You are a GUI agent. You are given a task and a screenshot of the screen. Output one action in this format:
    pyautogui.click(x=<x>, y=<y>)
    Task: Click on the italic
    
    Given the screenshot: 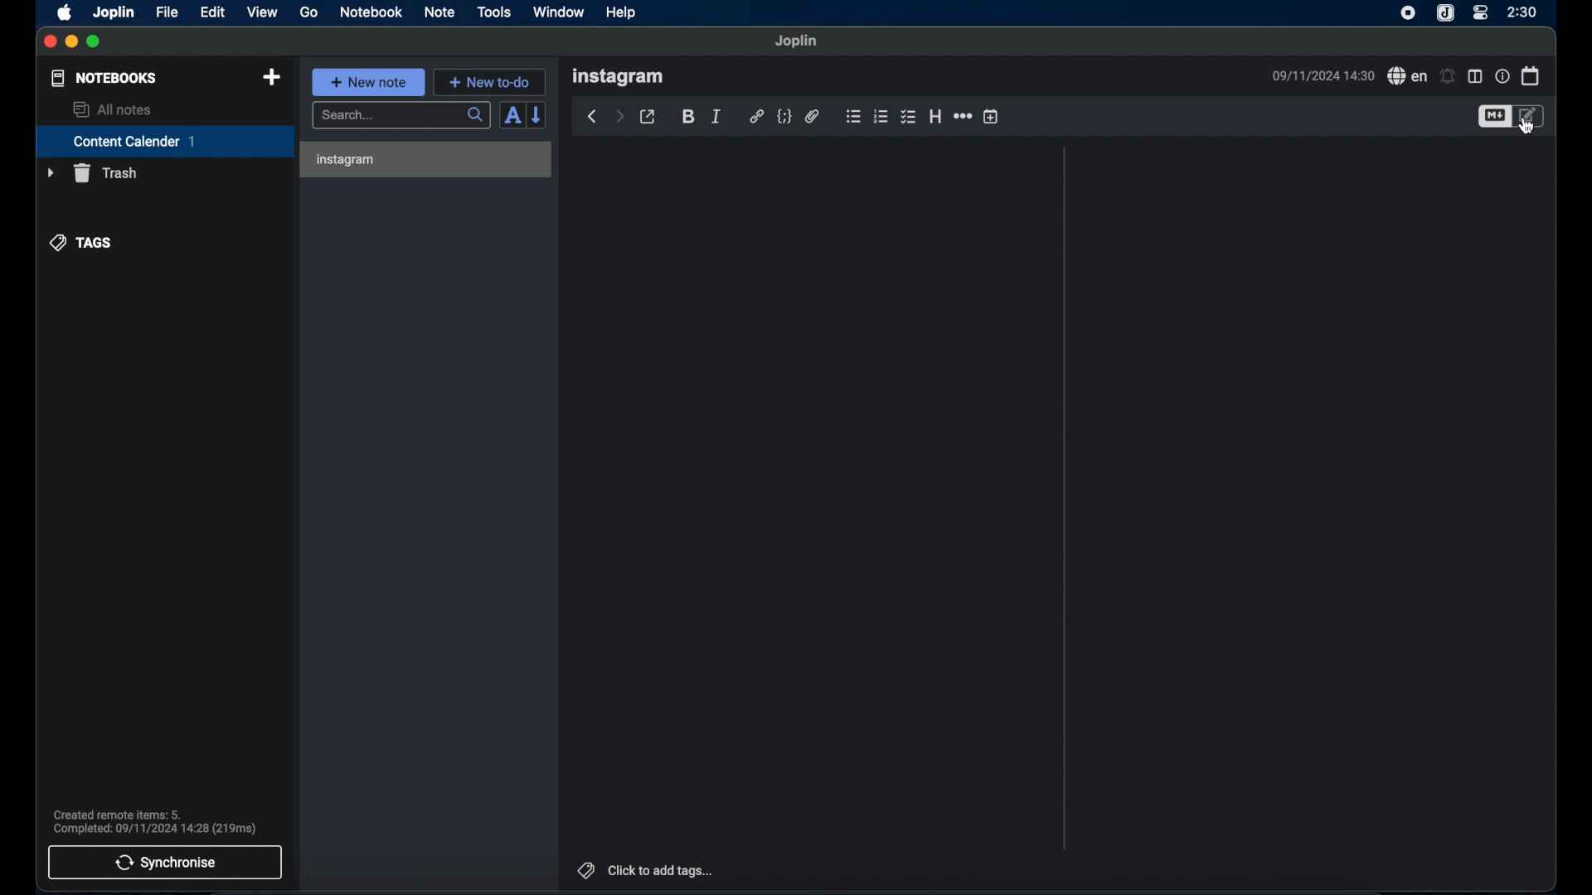 What is the action you would take?
    pyautogui.click(x=717, y=117)
    